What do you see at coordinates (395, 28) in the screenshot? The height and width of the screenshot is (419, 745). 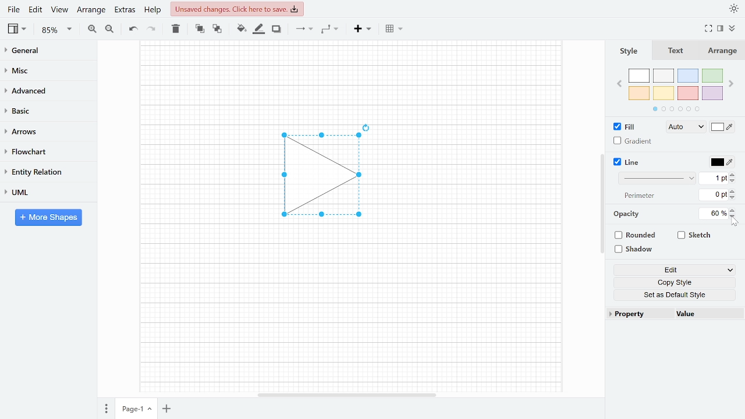 I see `Table` at bounding box center [395, 28].